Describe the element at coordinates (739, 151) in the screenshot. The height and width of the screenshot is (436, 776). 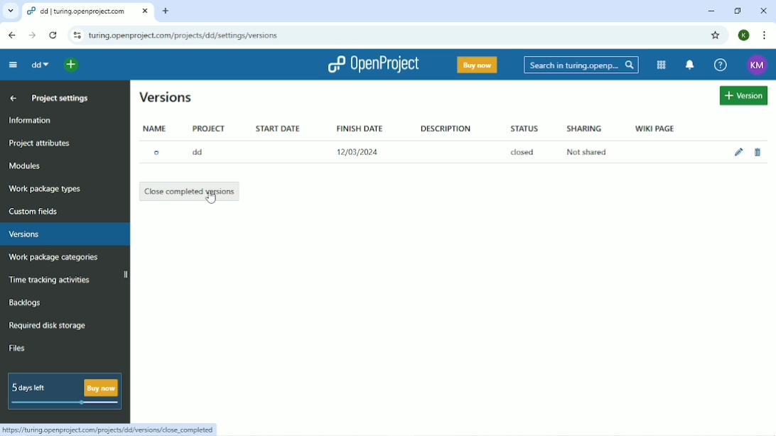
I see `Edit` at that location.